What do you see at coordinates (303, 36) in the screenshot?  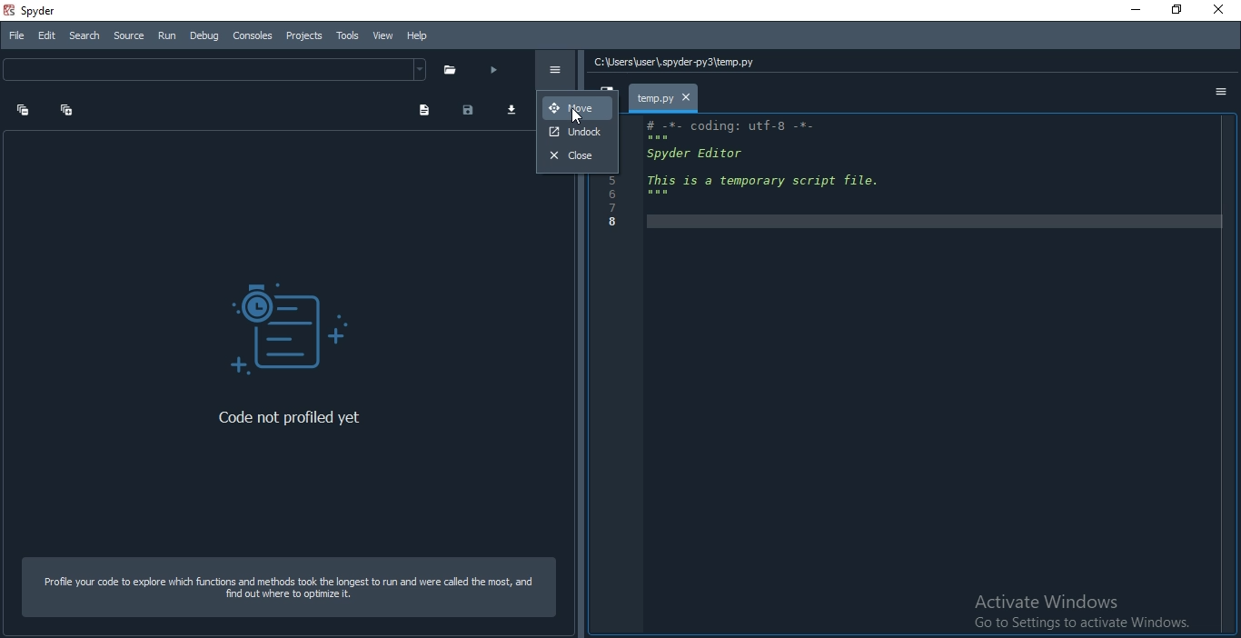 I see `Projects` at bounding box center [303, 36].